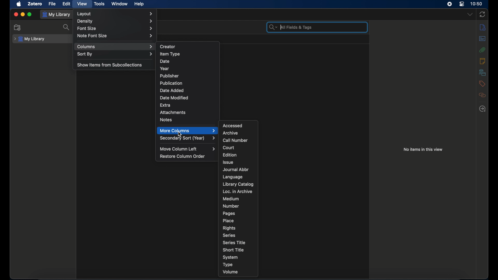  What do you see at coordinates (52, 4) in the screenshot?
I see `file` at bounding box center [52, 4].